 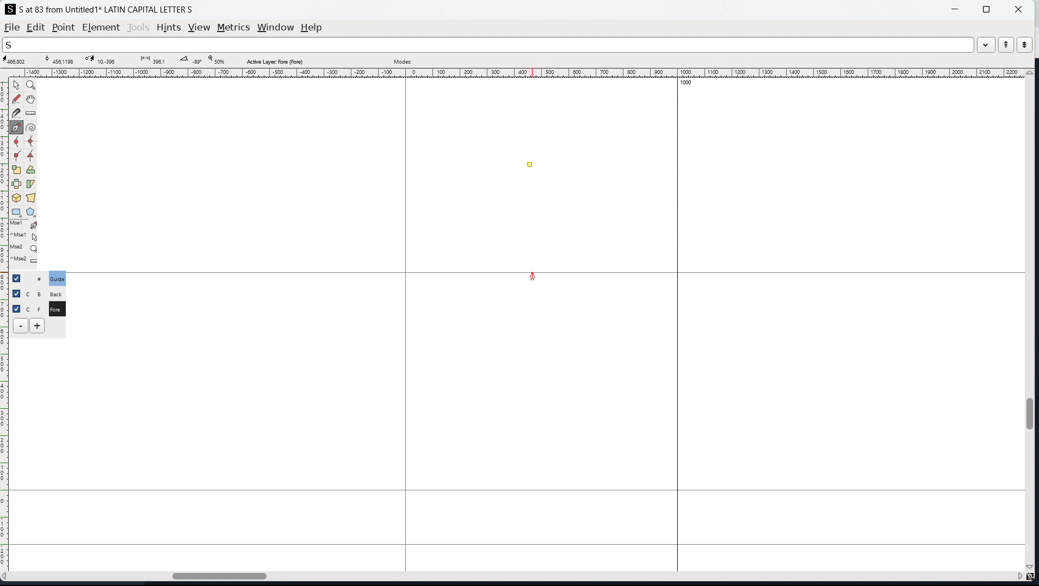 I want to click on magnify, so click(x=32, y=86).